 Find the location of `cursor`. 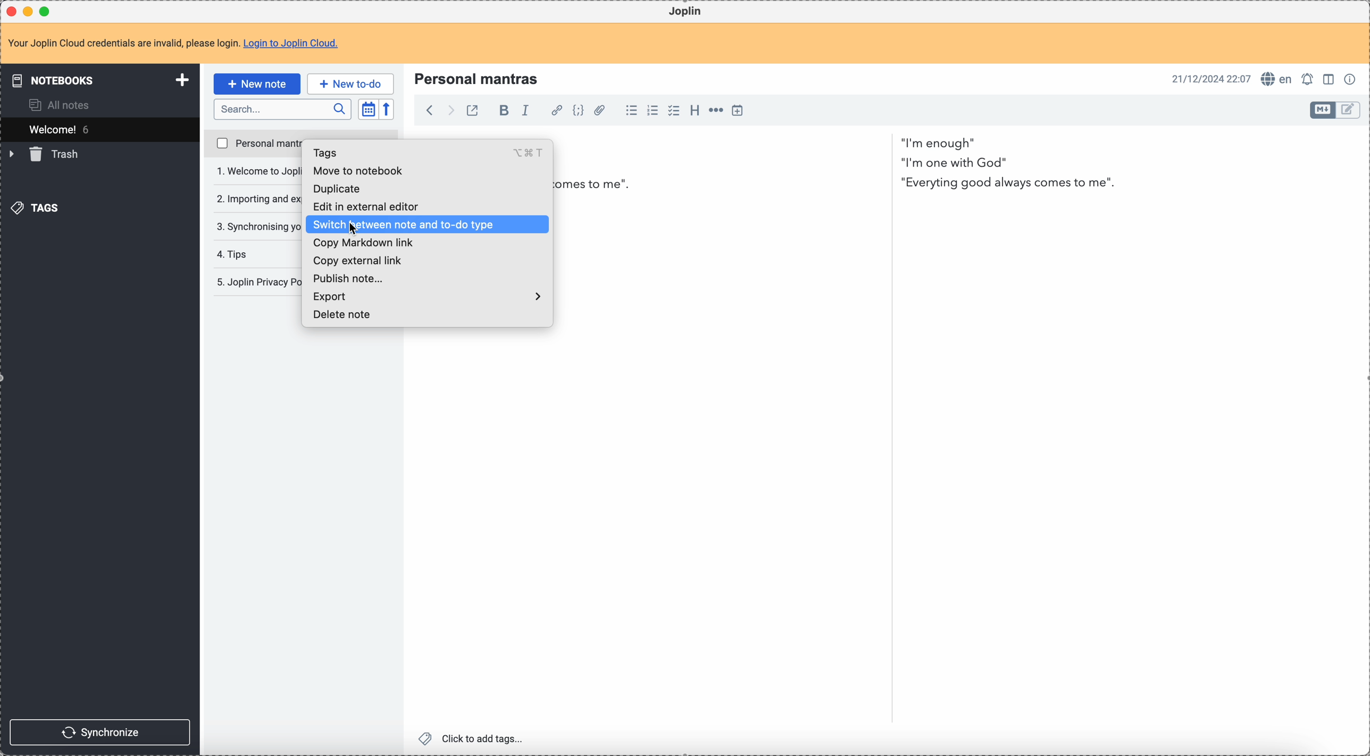

cursor is located at coordinates (356, 230).